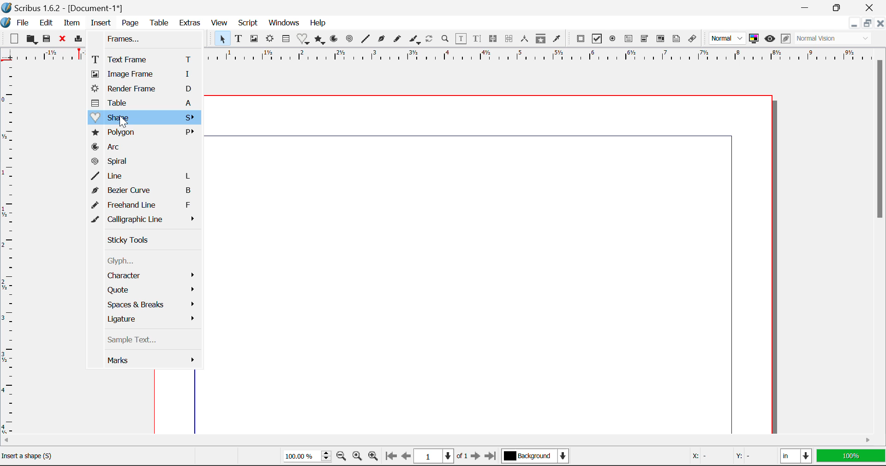  What do you see at coordinates (72, 24) in the screenshot?
I see `Item` at bounding box center [72, 24].